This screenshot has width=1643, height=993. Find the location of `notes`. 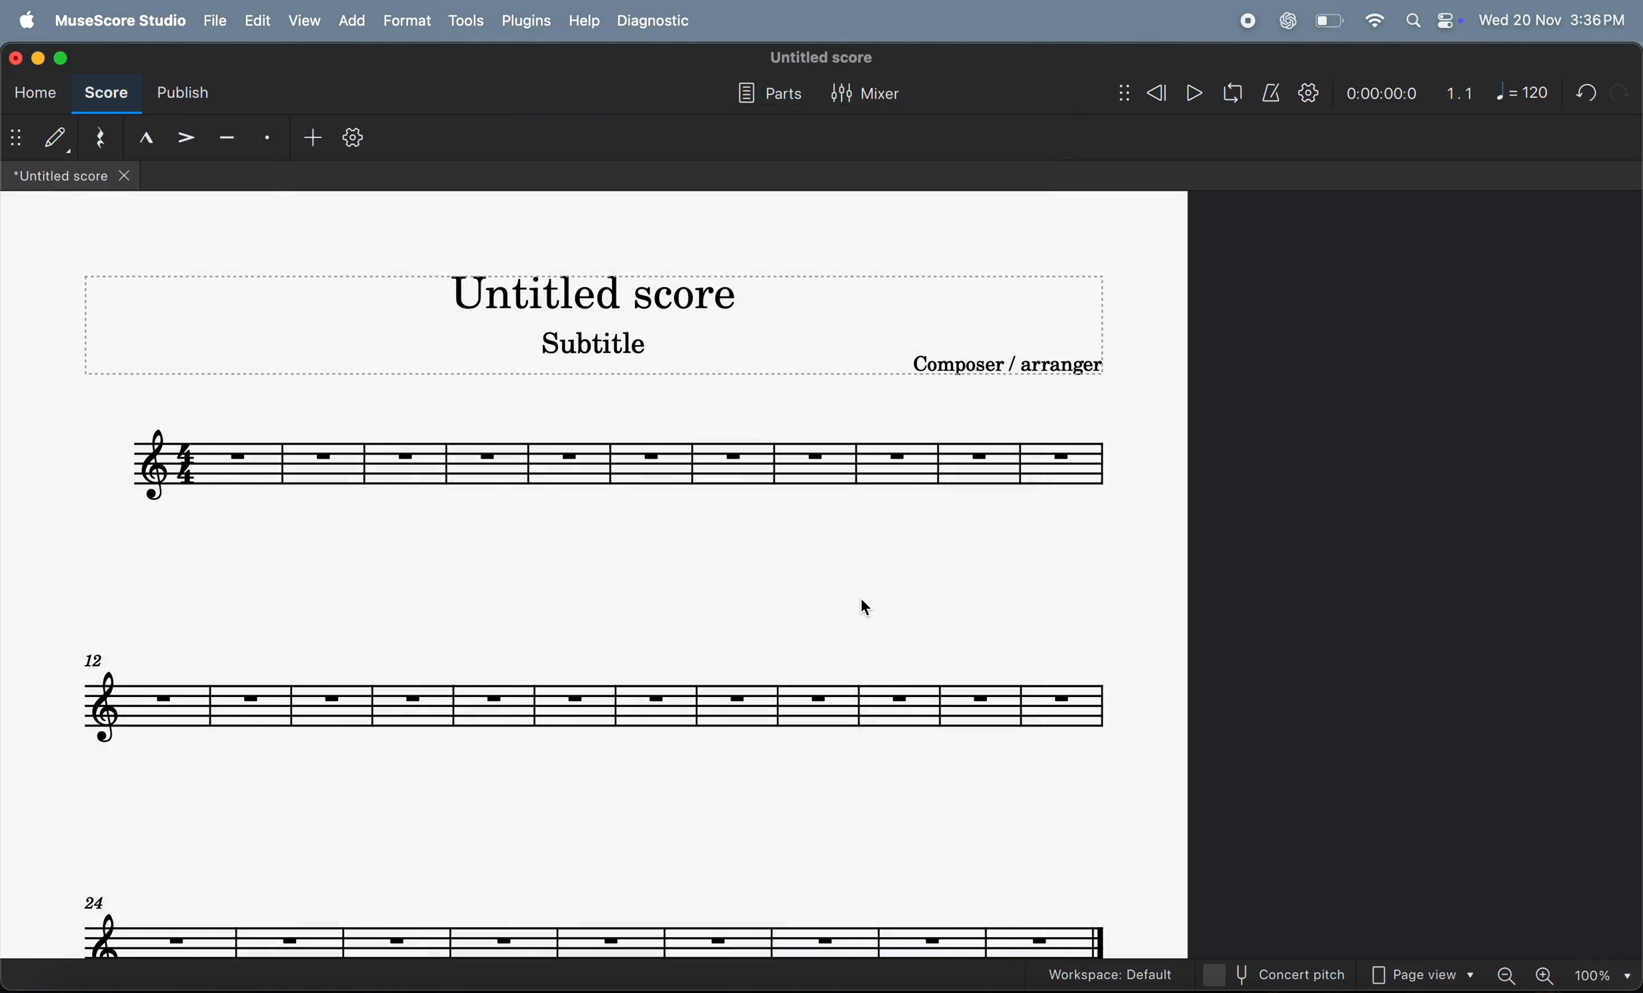

notes is located at coordinates (623, 459).